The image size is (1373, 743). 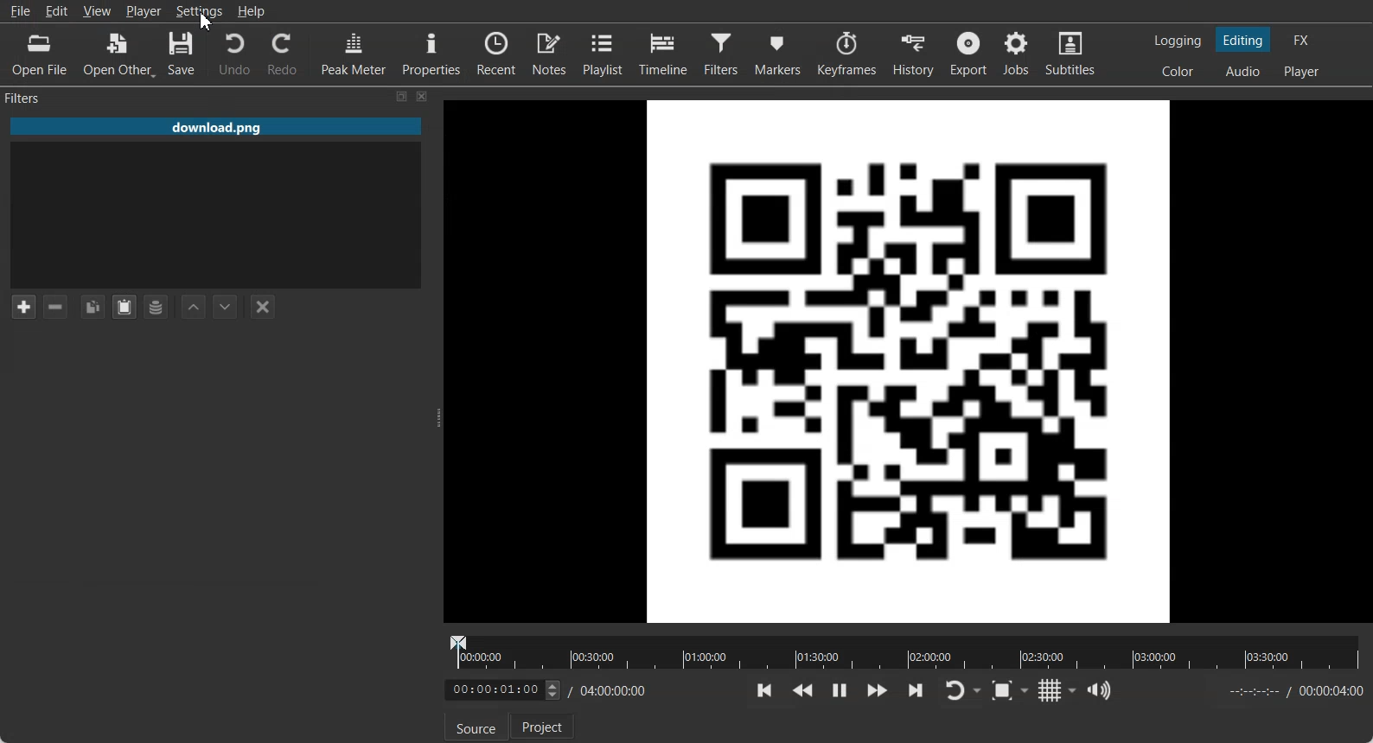 What do you see at coordinates (550, 53) in the screenshot?
I see `Notes` at bounding box center [550, 53].